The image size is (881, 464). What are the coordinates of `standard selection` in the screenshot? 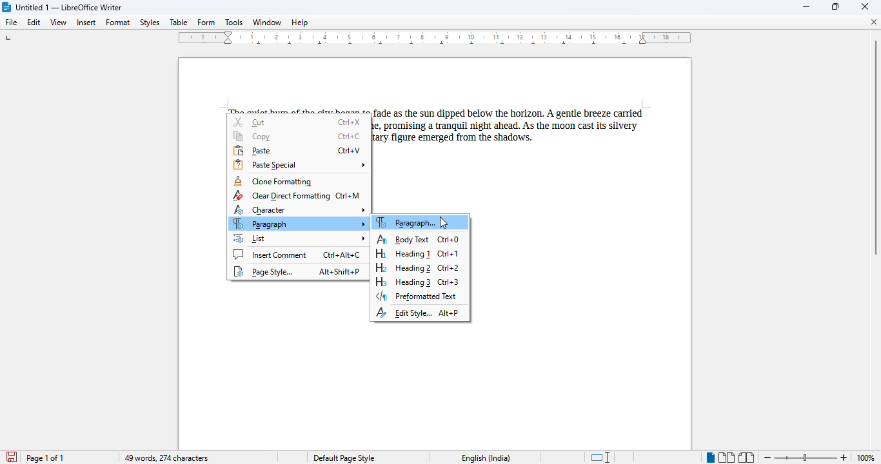 It's located at (600, 457).